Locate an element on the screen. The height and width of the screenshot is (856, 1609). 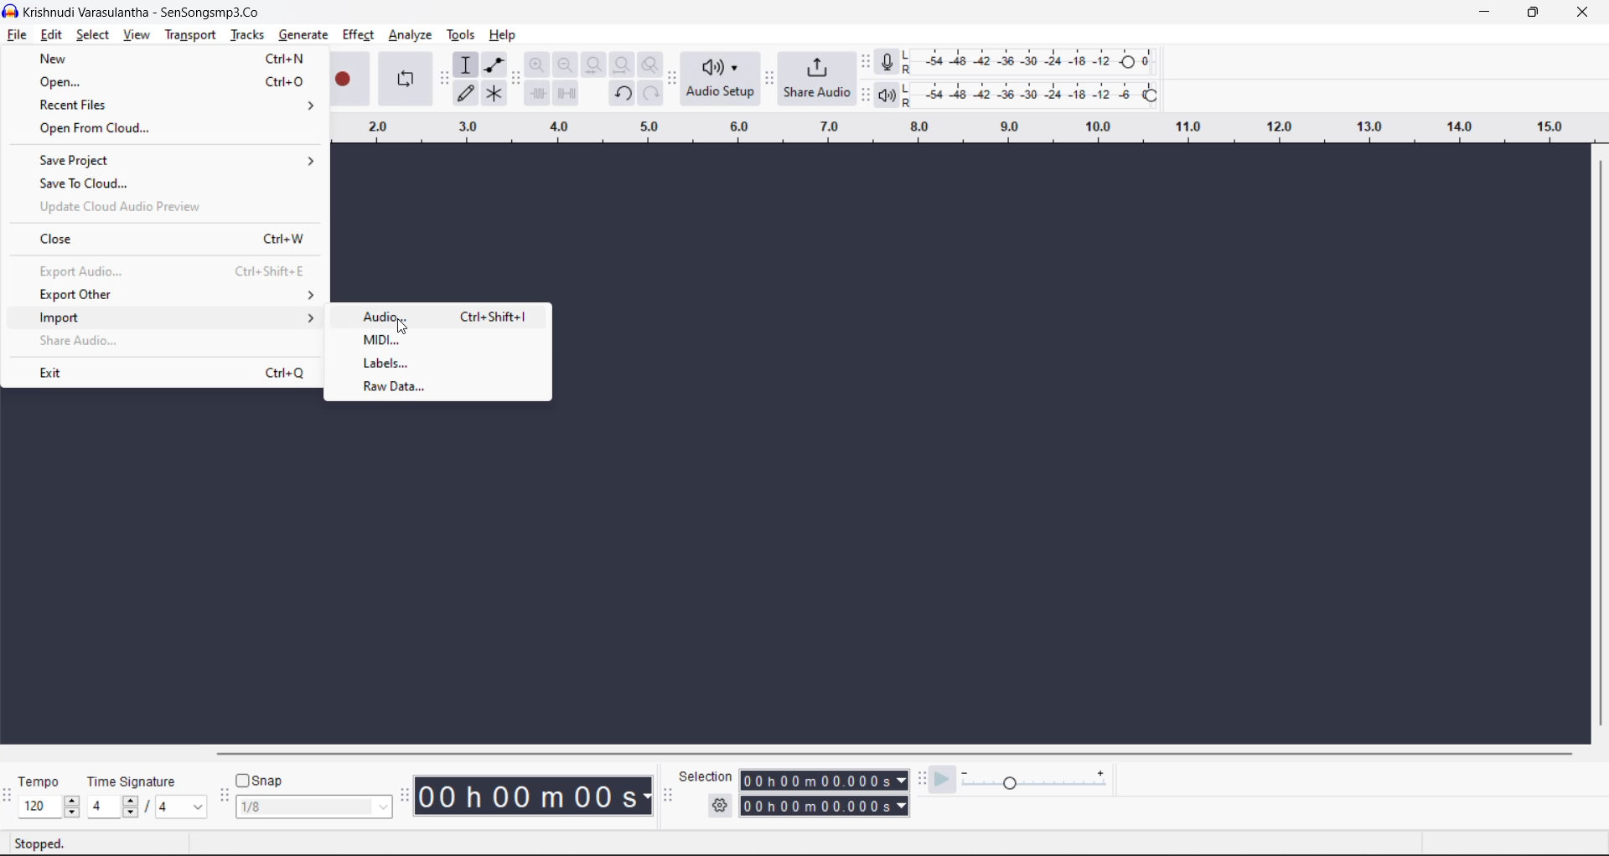
selection settings is located at coordinates (720, 805).